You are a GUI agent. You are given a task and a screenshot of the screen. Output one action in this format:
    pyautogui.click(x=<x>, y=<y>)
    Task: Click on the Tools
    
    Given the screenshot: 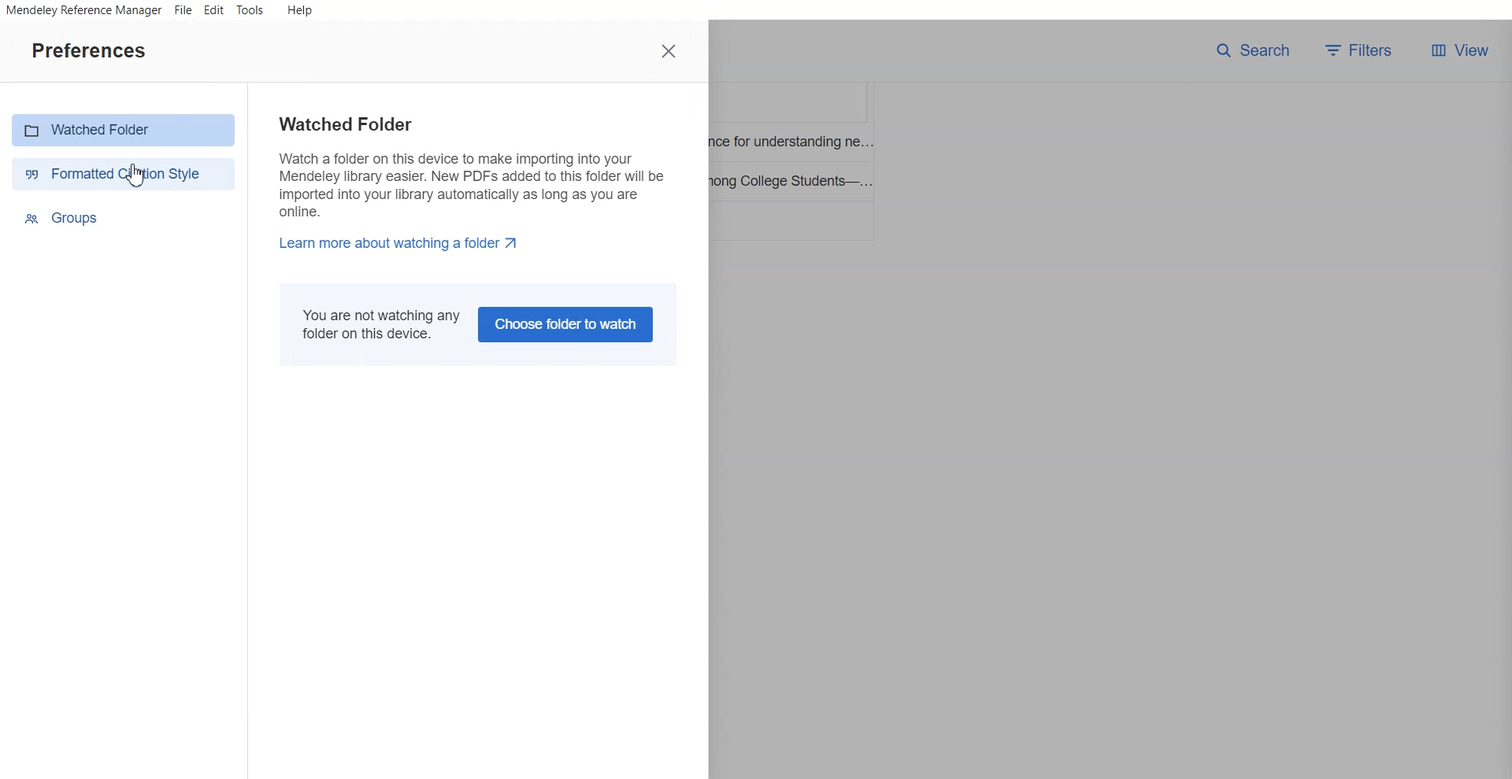 What is the action you would take?
    pyautogui.click(x=250, y=11)
    